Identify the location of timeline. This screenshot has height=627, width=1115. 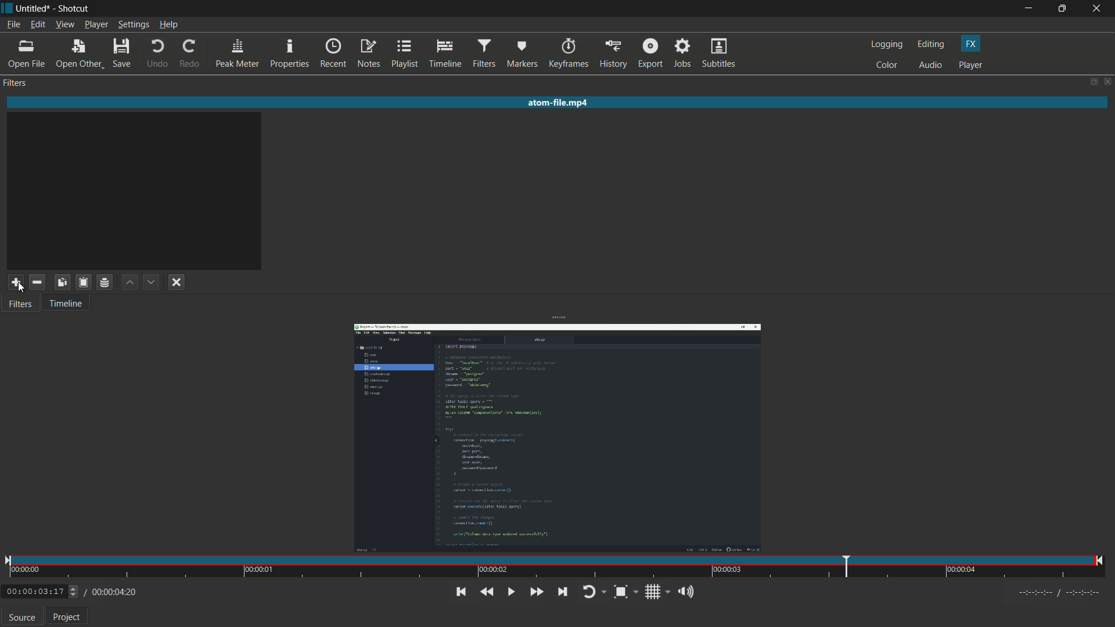
(444, 53).